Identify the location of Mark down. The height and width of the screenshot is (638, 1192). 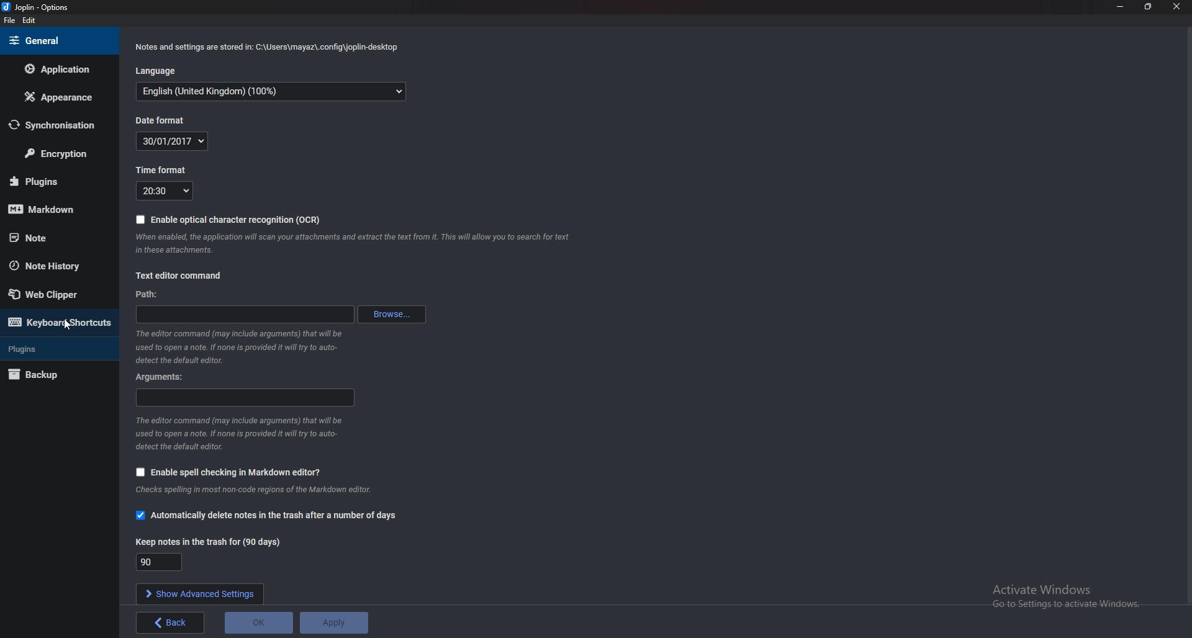
(53, 209).